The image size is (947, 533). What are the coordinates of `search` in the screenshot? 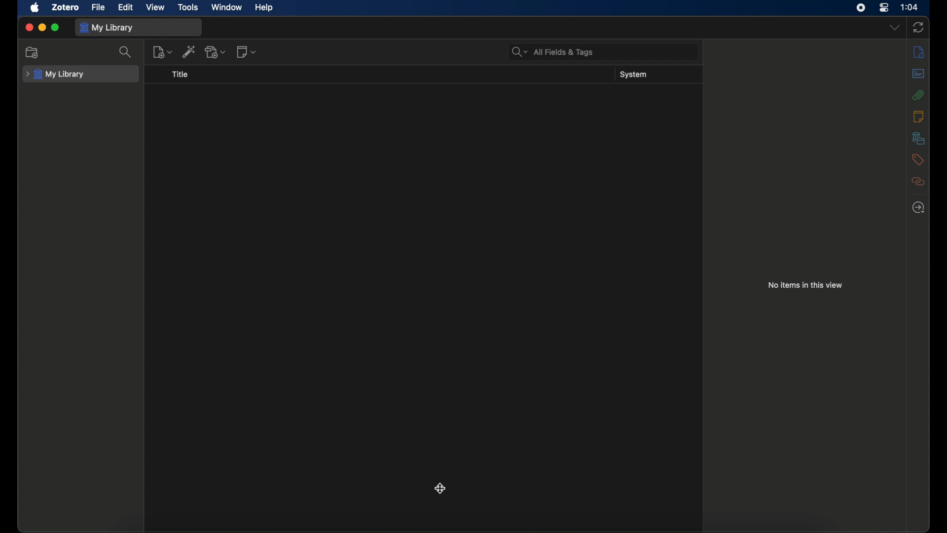 It's located at (125, 52).